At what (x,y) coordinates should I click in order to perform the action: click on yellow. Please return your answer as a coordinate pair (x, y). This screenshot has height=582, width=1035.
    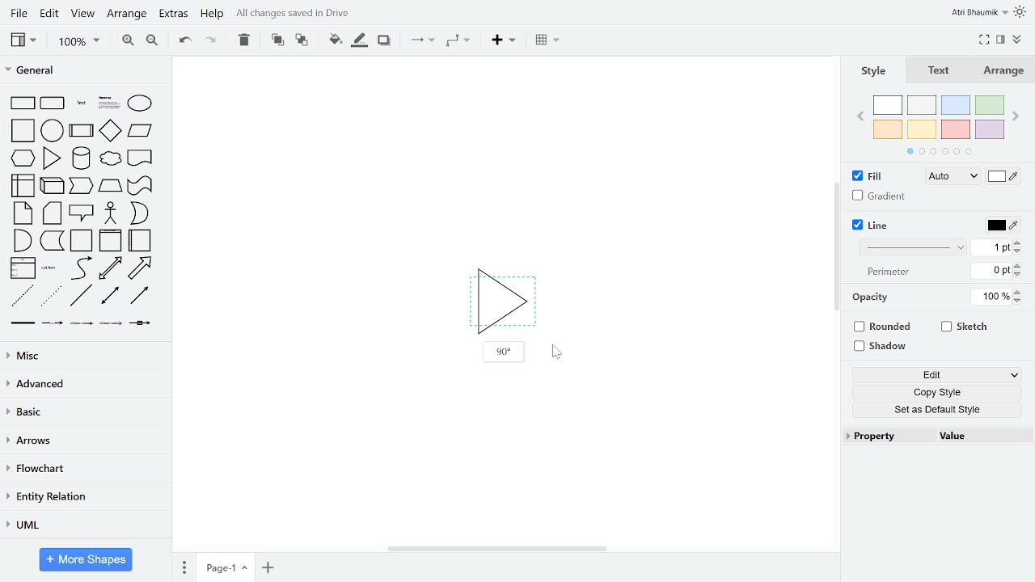
    Looking at the image, I should click on (923, 130).